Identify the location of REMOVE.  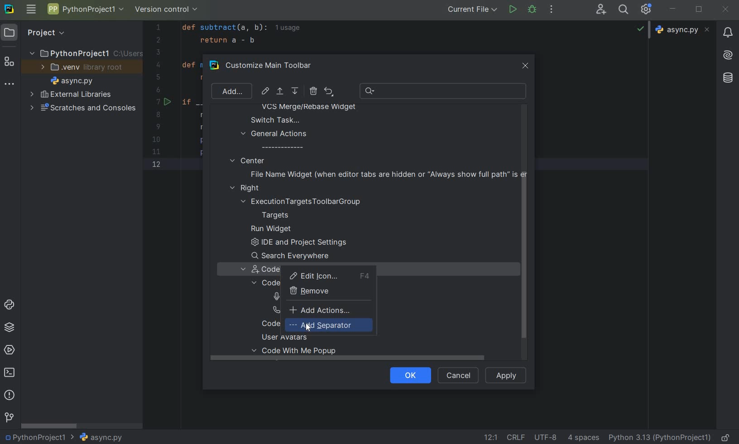
(313, 91).